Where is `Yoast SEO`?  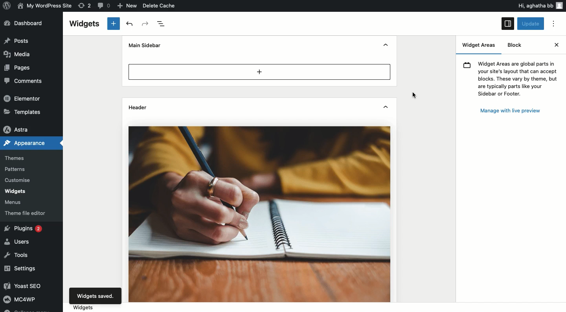
Yoast SEO is located at coordinates (26, 286).